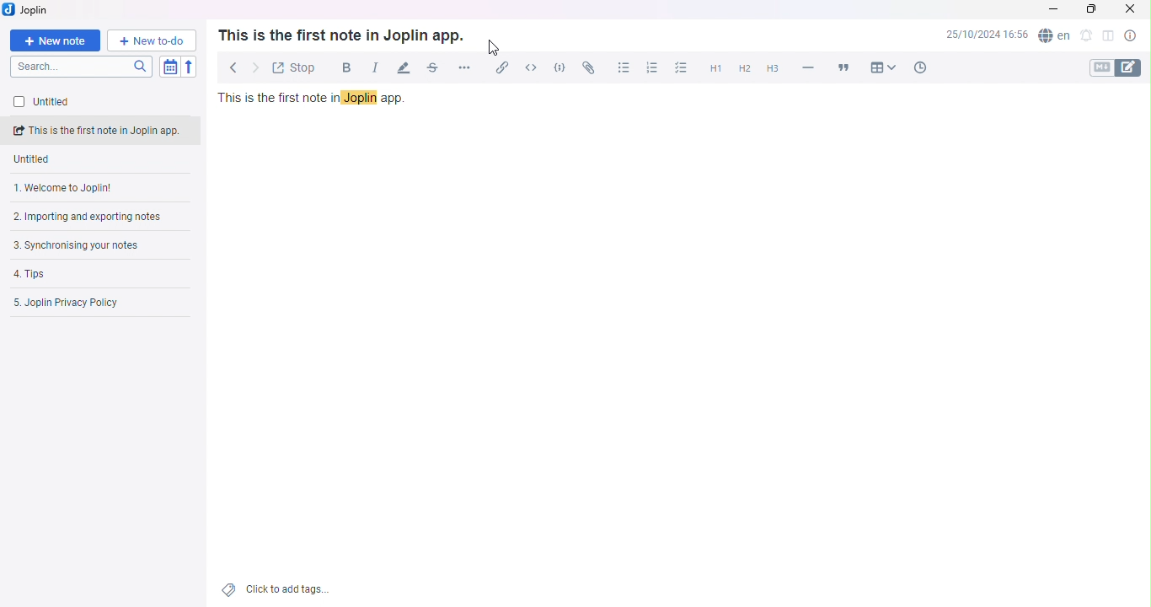 This screenshot has height=607, width=1151. What do you see at coordinates (1131, 36) in the screenshot?
I see `Note properties` at bounding box center [1131, 36].